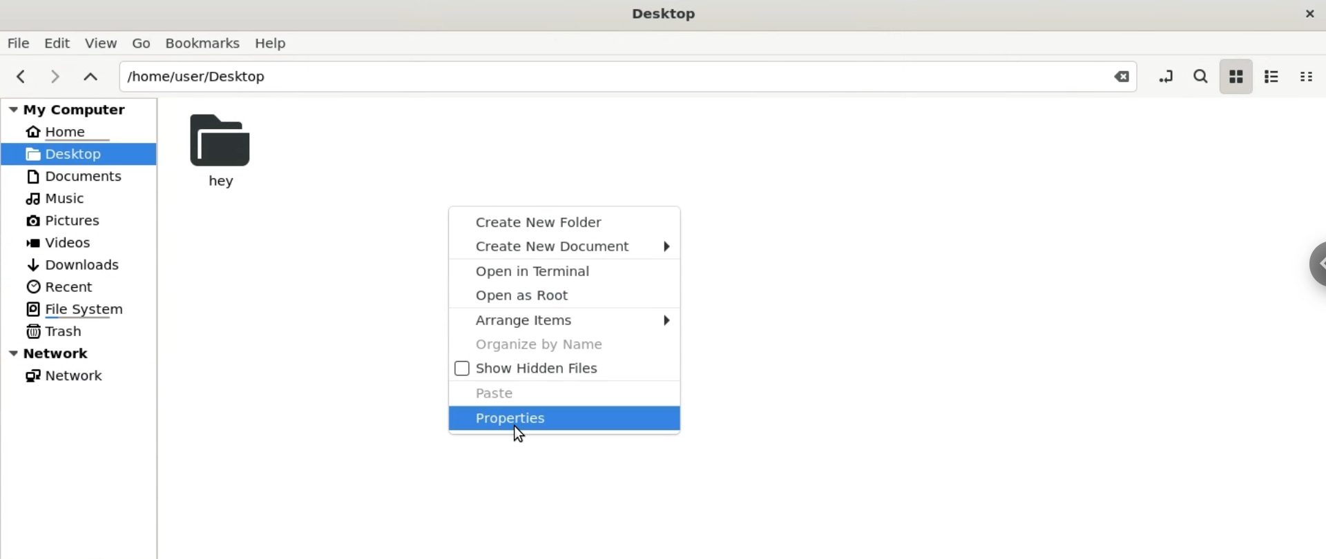 This screenshot has width=1326, height=559. Describe the element at coordinates (205, 42) in the screenshot. I see `bookmarks` at that location.